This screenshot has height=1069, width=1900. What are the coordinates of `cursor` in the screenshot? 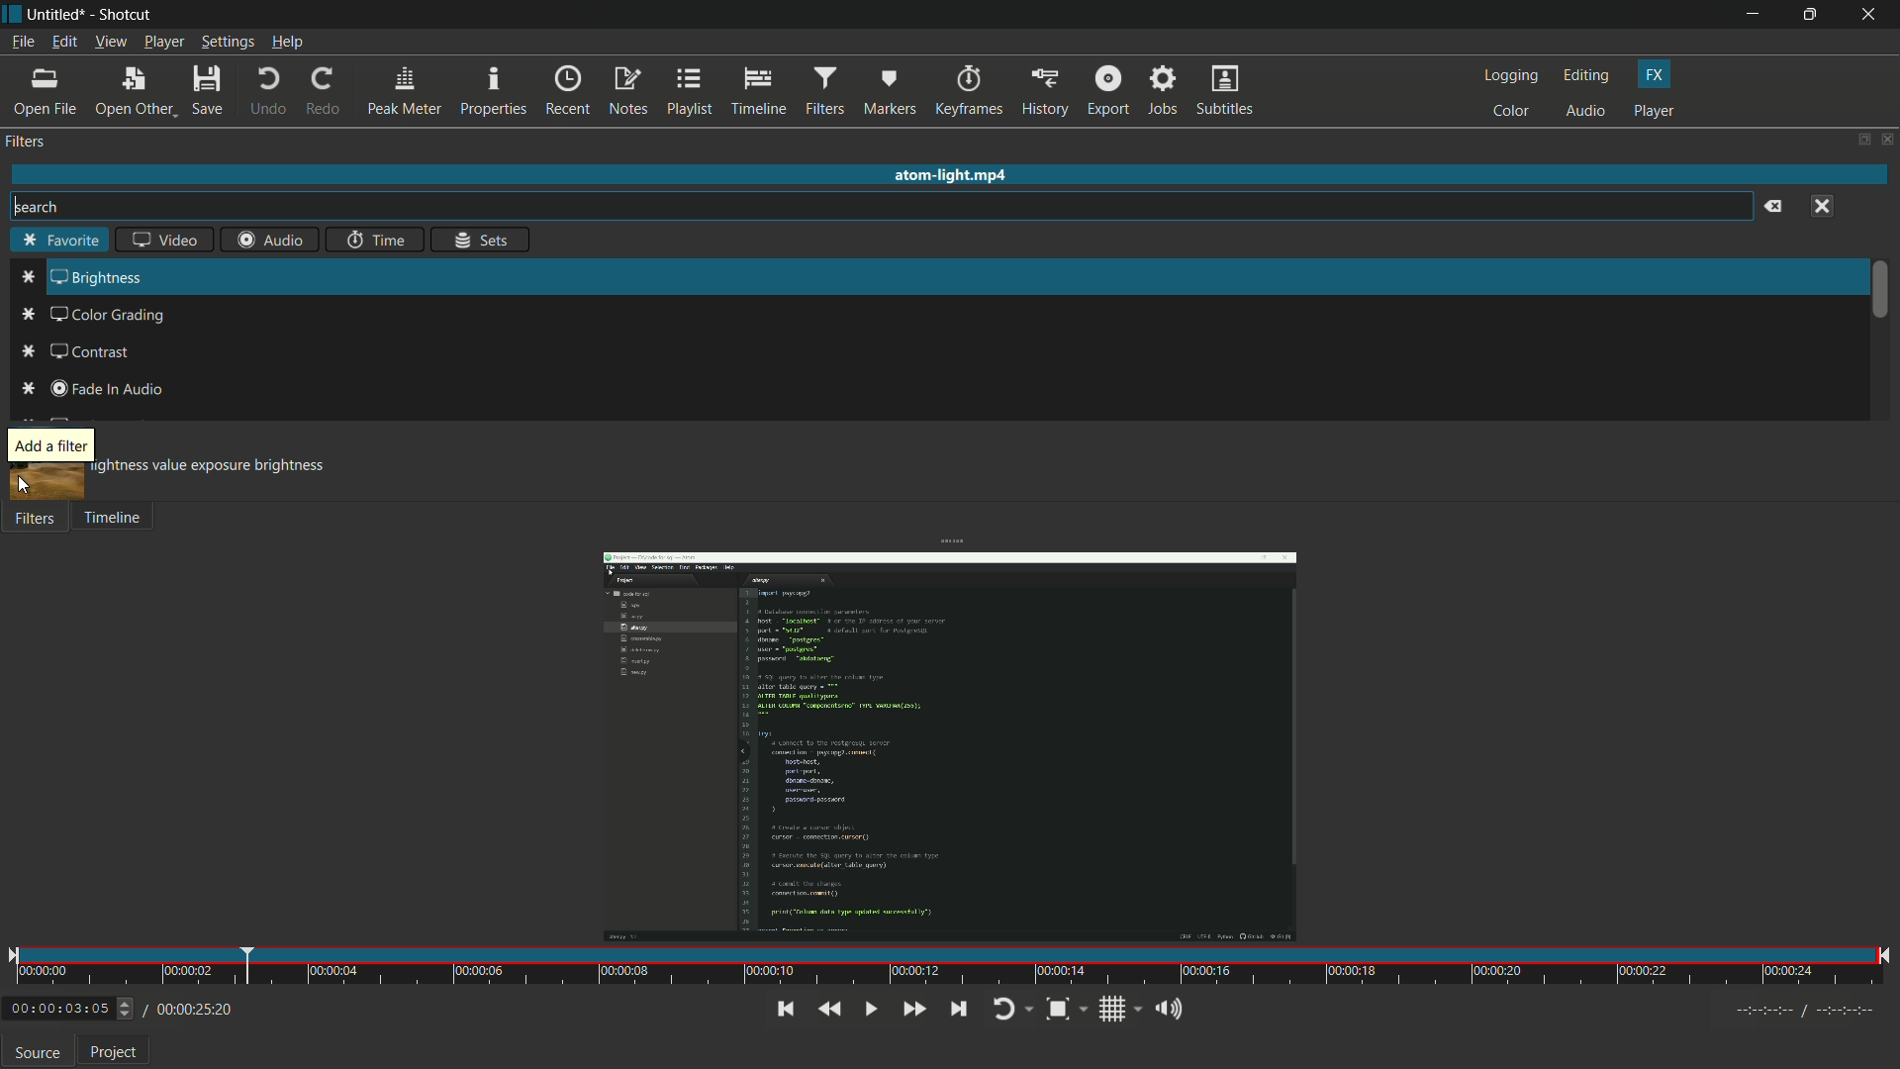 It's located at (27, 488).